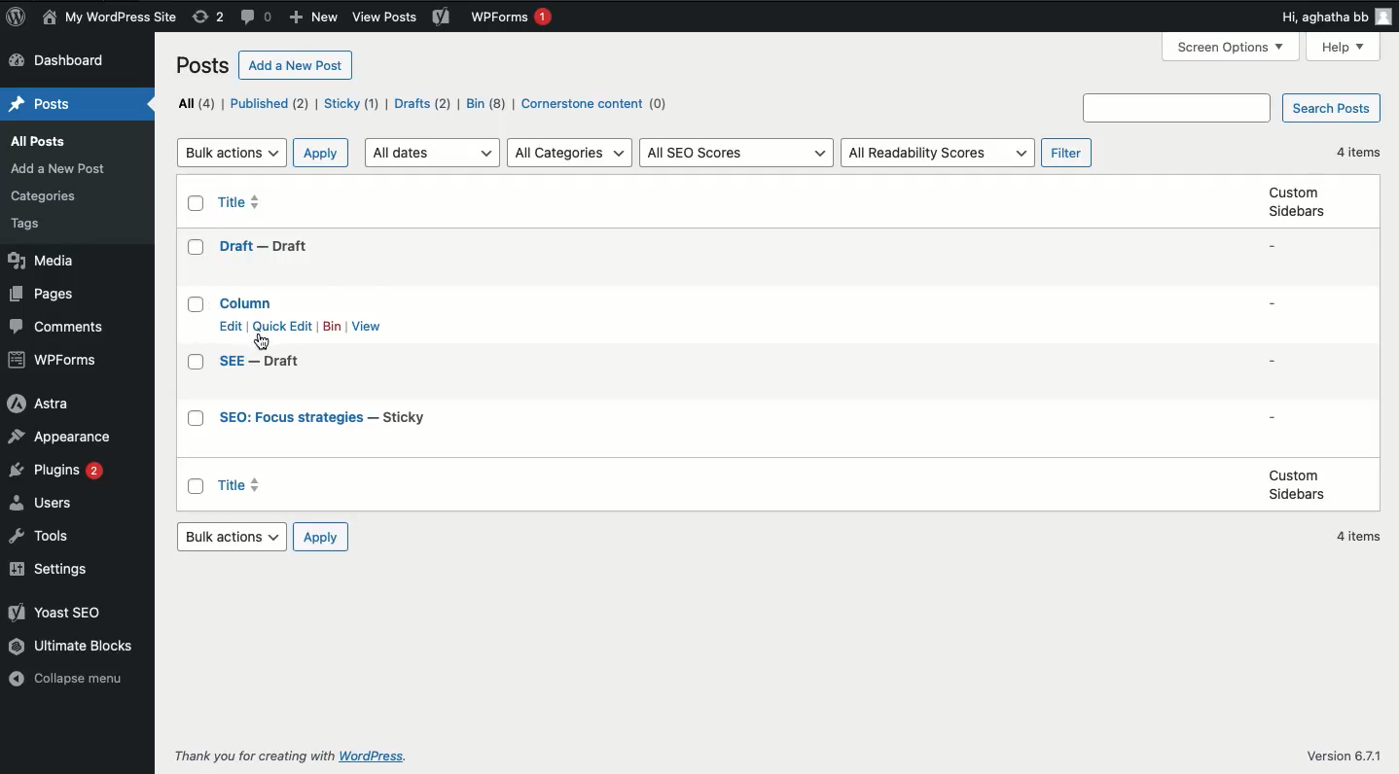 Image resolution: width=1399 pixels, height=774 pixels. I want to click on , so click(369, 757).